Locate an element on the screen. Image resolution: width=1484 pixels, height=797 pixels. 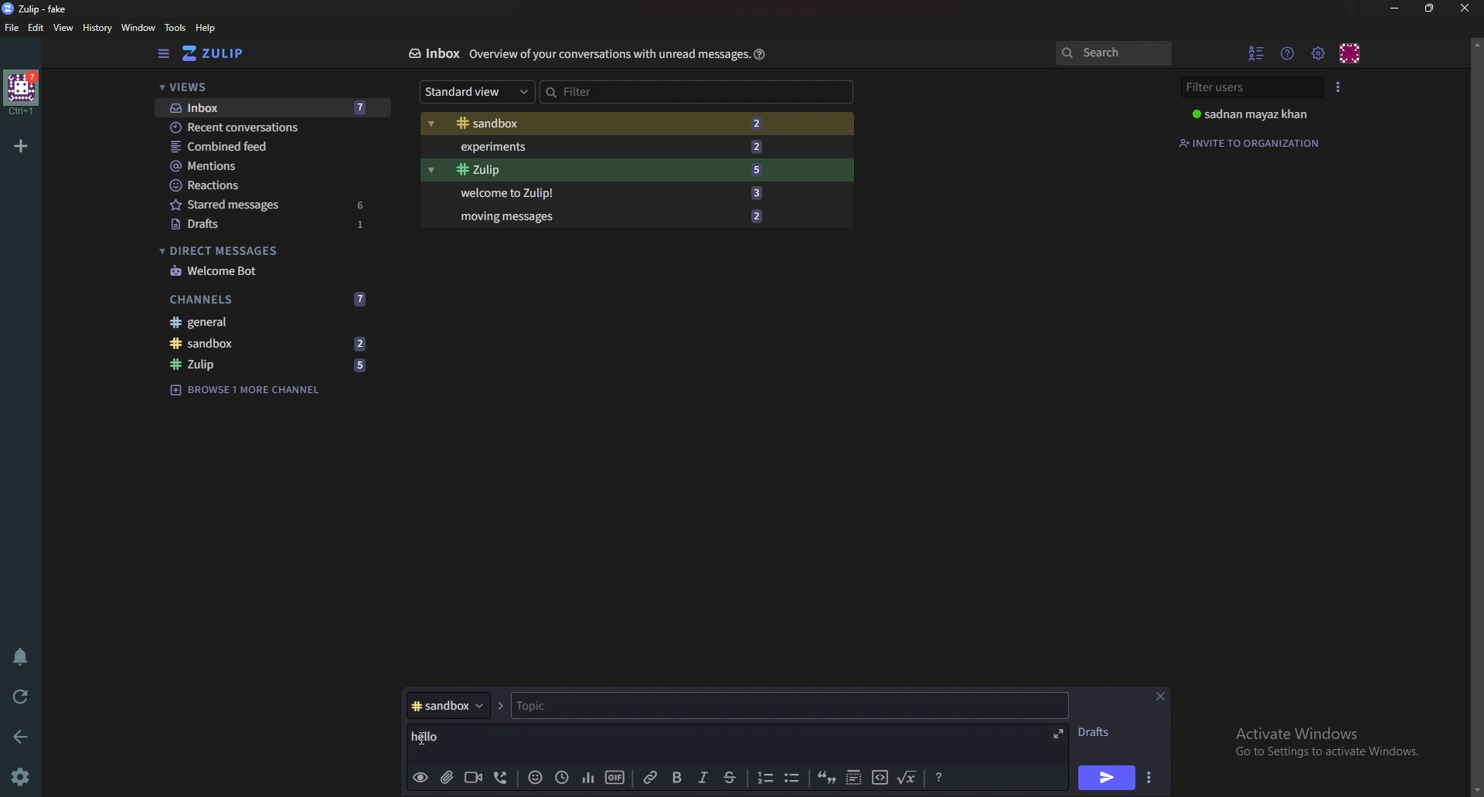
Inbox is located at coordinates (435, 54).